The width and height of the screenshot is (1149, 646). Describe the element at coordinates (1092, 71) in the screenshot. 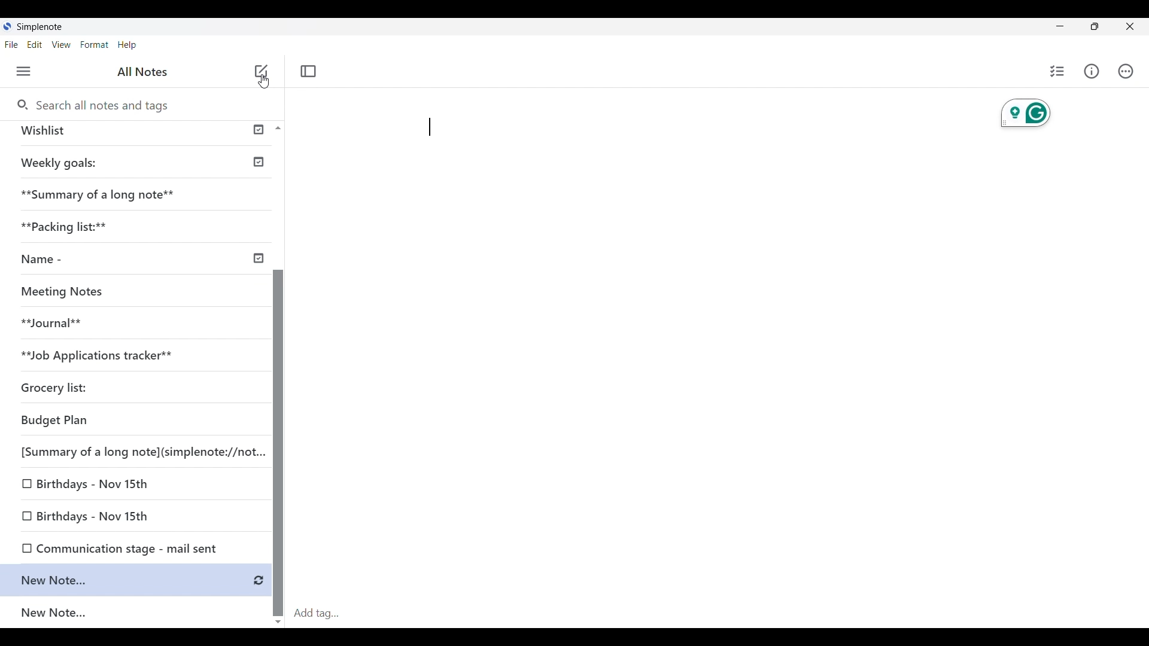

I see `Info` at that location.